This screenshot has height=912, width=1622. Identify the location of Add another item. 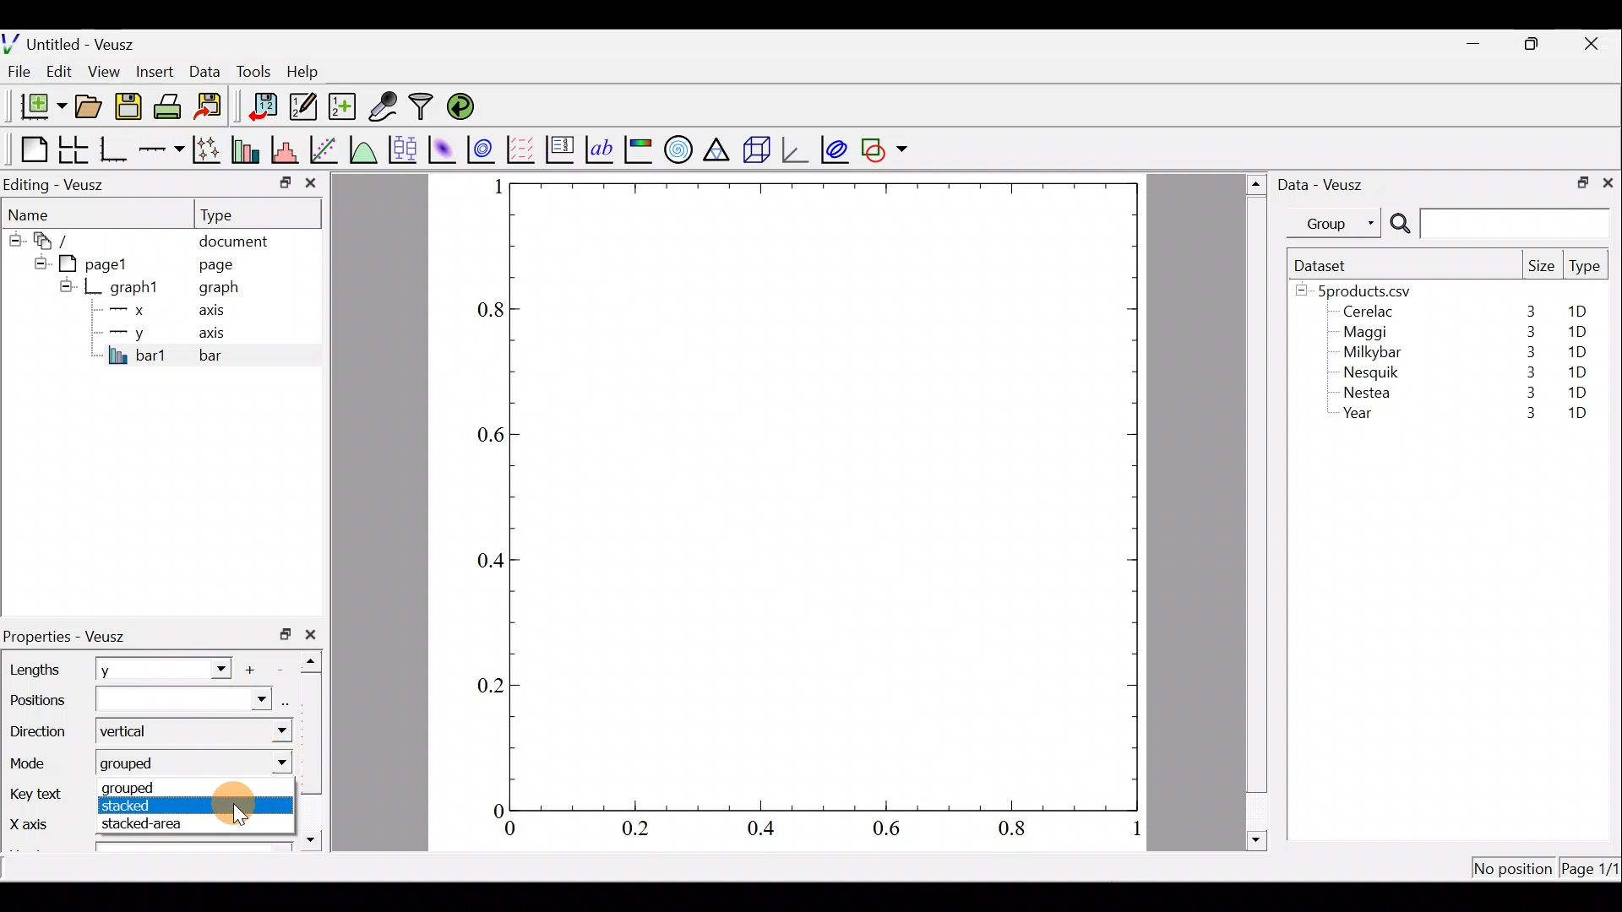
(255, 670).